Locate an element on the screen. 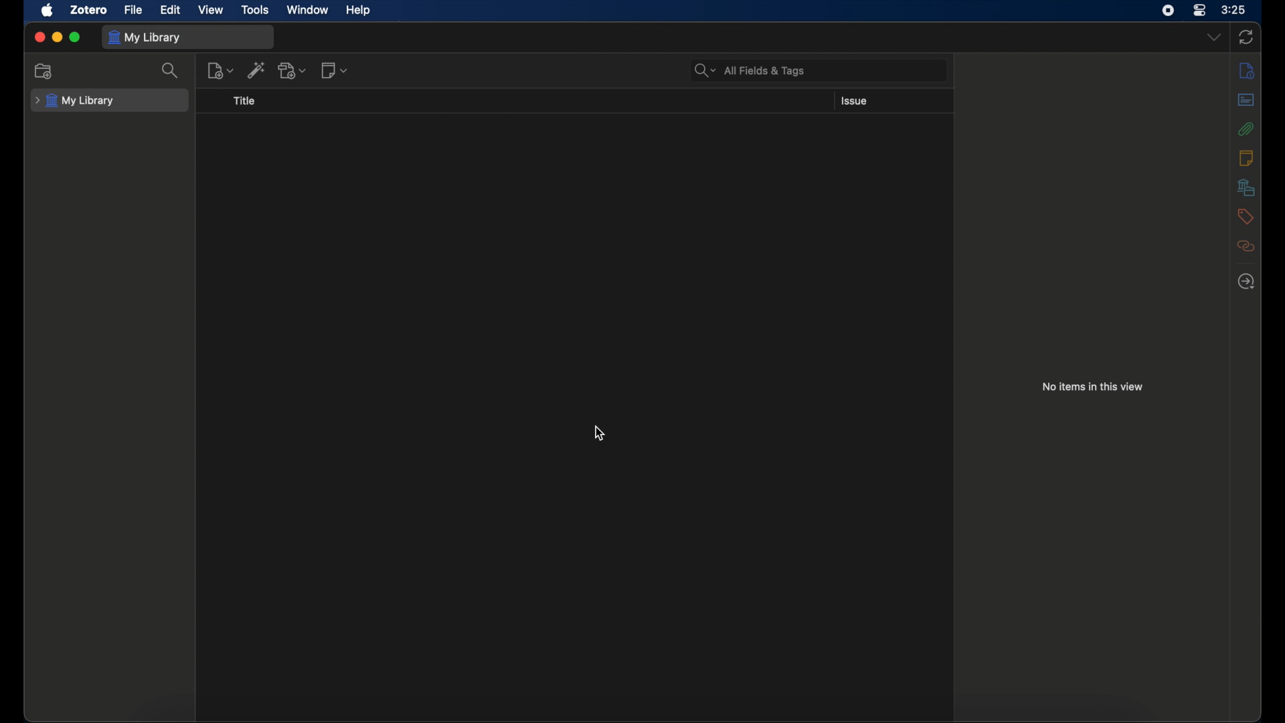 This screenshot has height=723, width=1285. new item is located at coordinates (222, 70).